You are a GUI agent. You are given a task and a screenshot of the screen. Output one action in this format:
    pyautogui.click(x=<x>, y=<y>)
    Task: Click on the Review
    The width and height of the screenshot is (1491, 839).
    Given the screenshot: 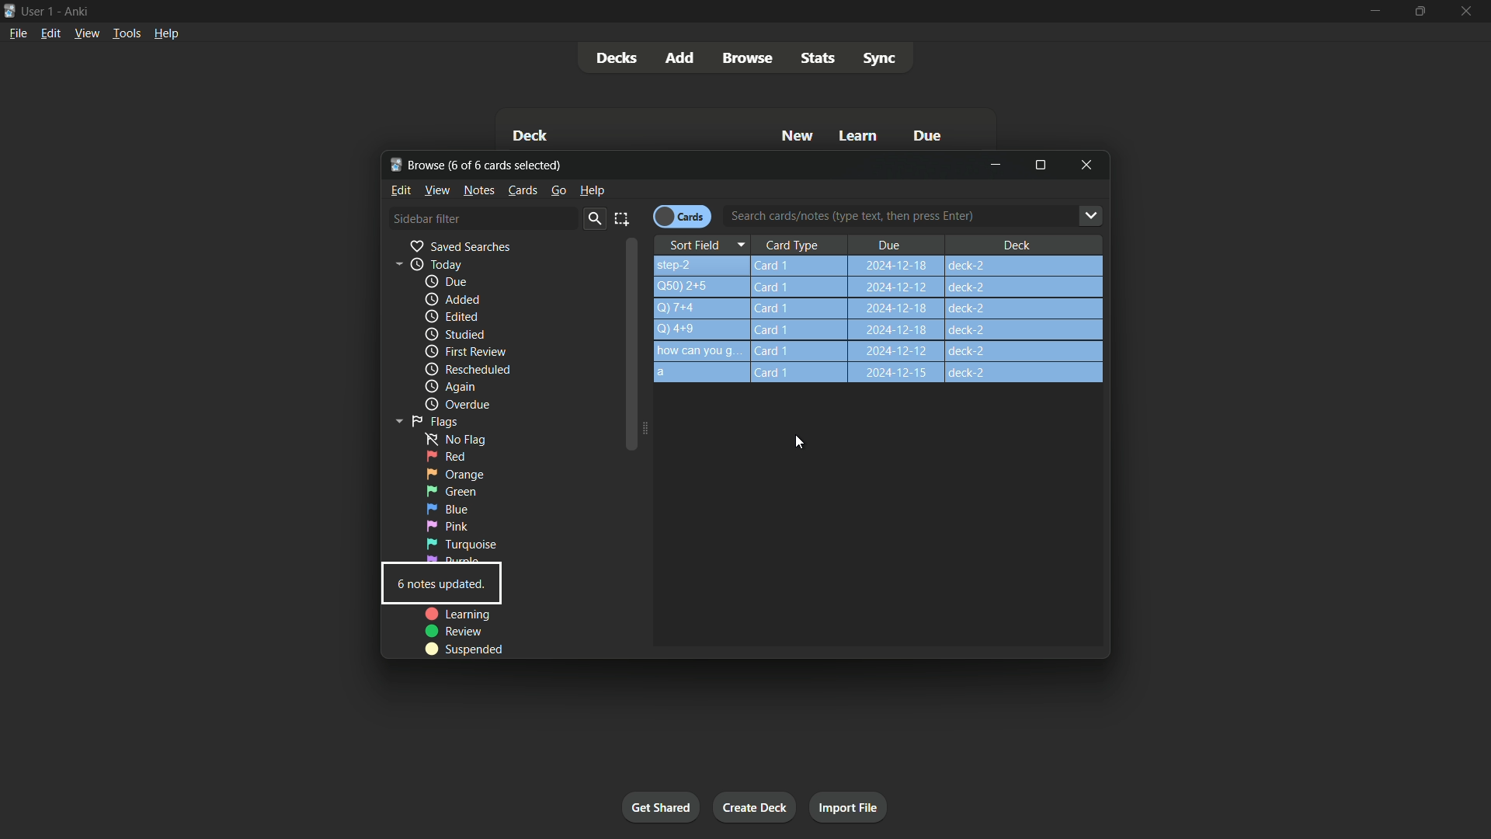 What is the action you would take?
    pyautogui.click(x=456, y=631)
    